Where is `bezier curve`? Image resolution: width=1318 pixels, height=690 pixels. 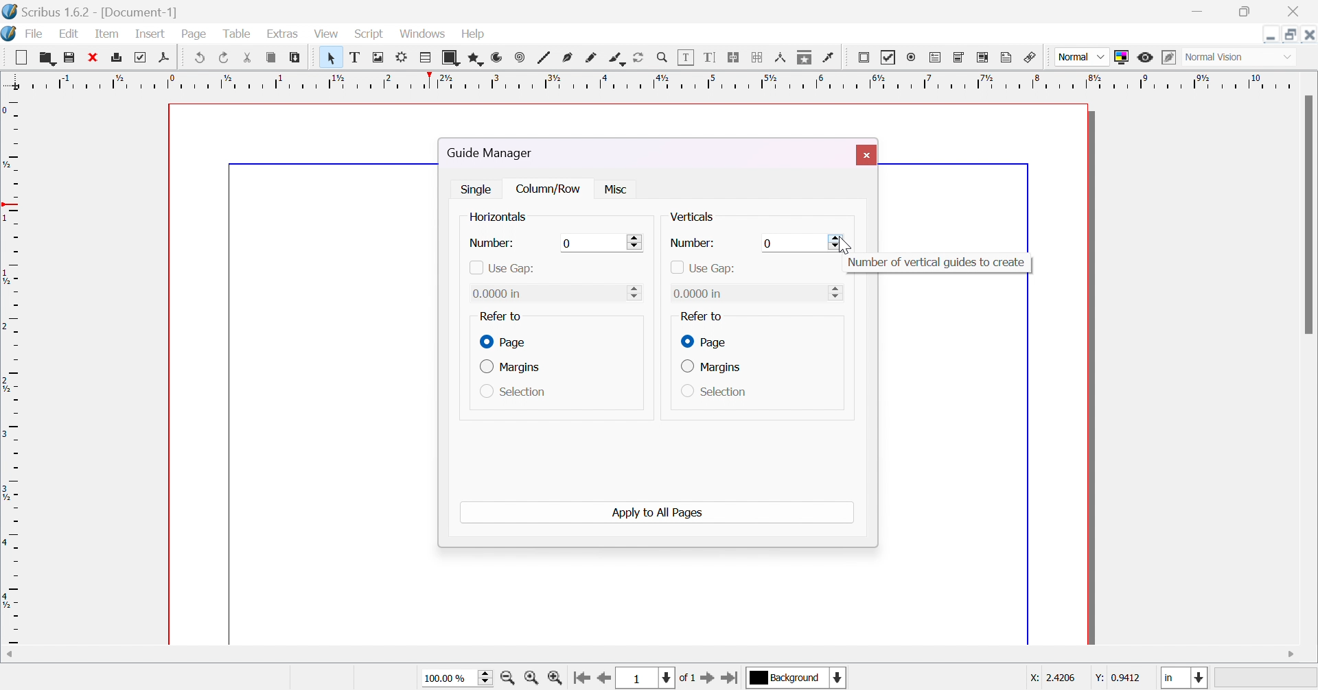 bezier curve is located at coordinates (568, 58).